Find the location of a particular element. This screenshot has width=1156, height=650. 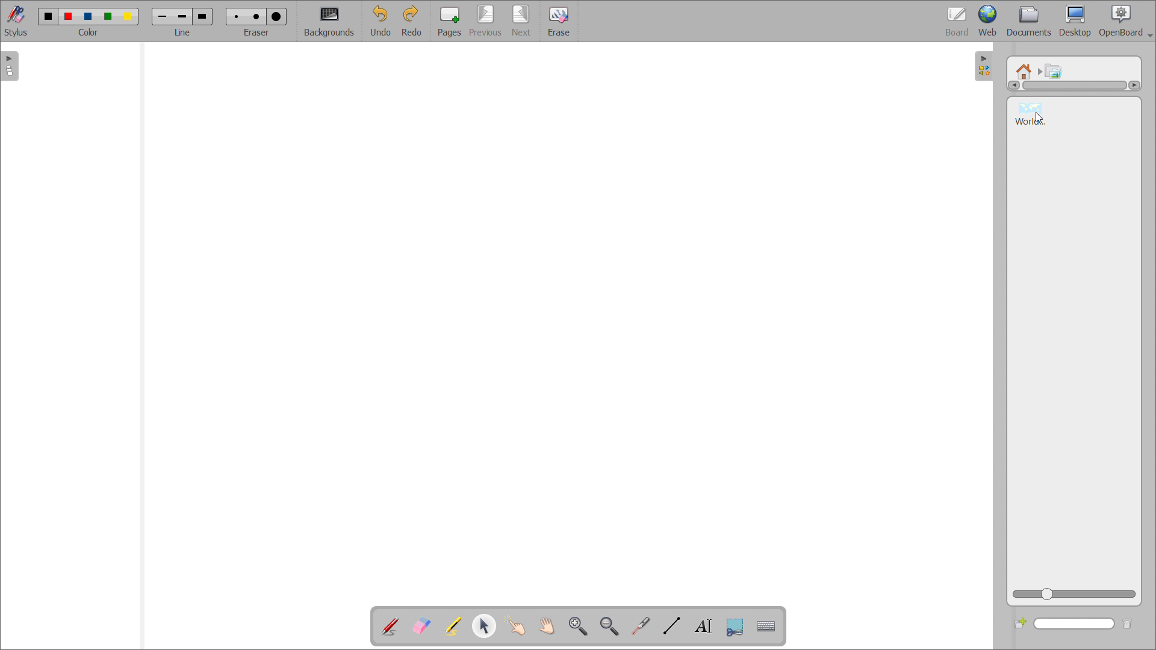

erase is located at coordinates (559, 22).